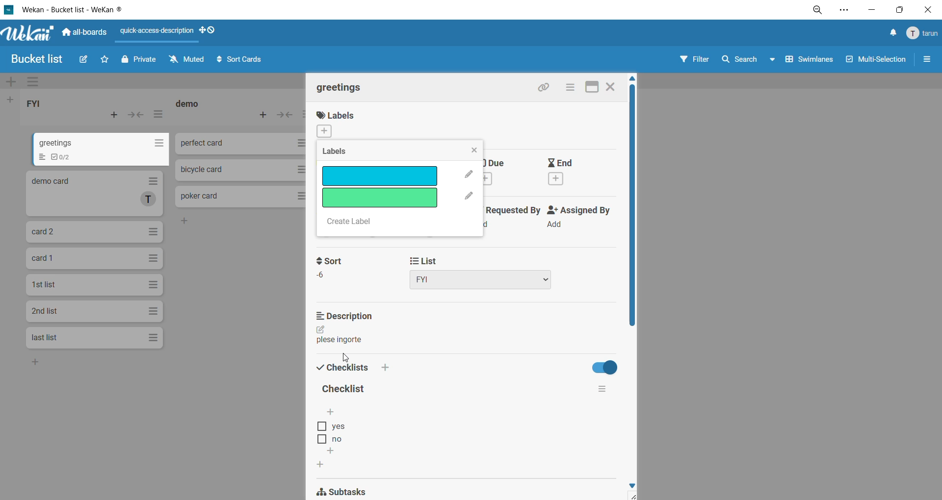  What do you see at coordinates (817, 11) in the screenshot?
I see `zoom` at bounding box center [817, 11].